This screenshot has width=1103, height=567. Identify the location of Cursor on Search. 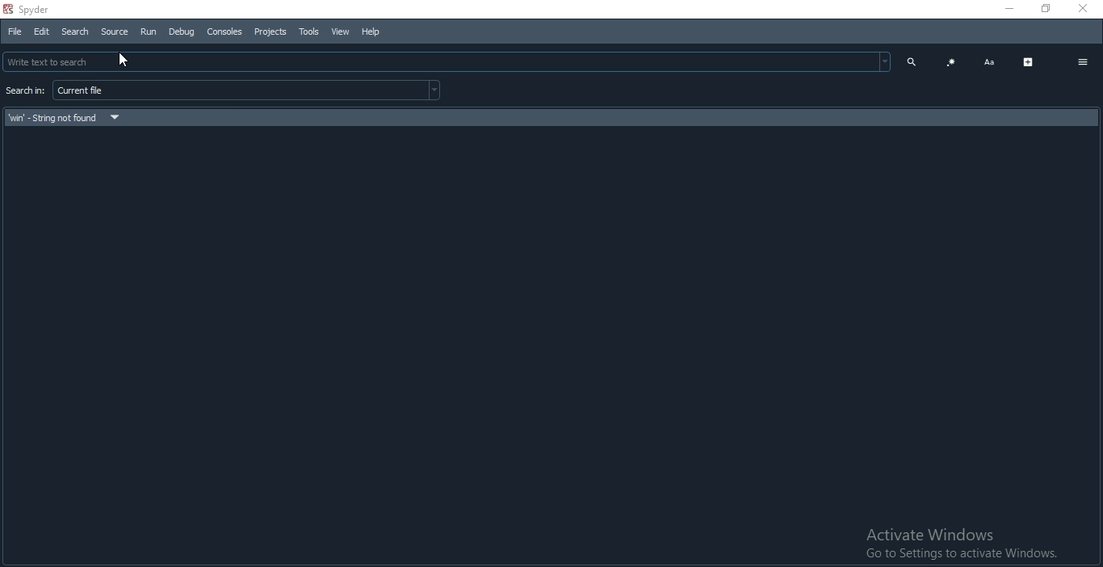
(126, 61).